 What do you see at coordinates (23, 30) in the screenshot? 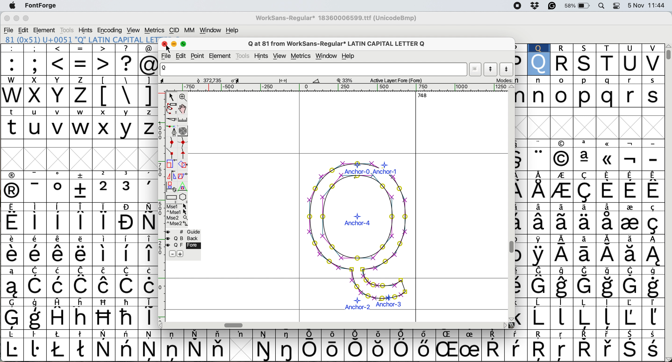
I see `edit` at bounding box center [23, 30].